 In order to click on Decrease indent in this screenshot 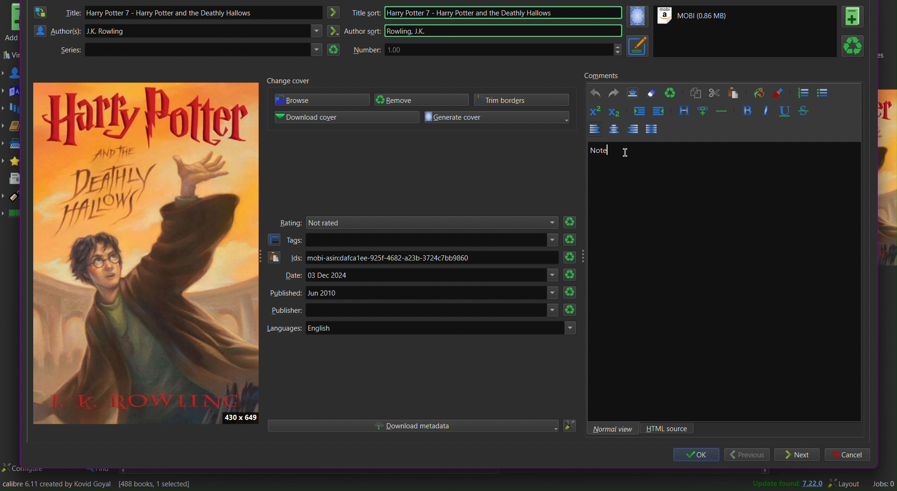, I will do `click(658, 111)`.